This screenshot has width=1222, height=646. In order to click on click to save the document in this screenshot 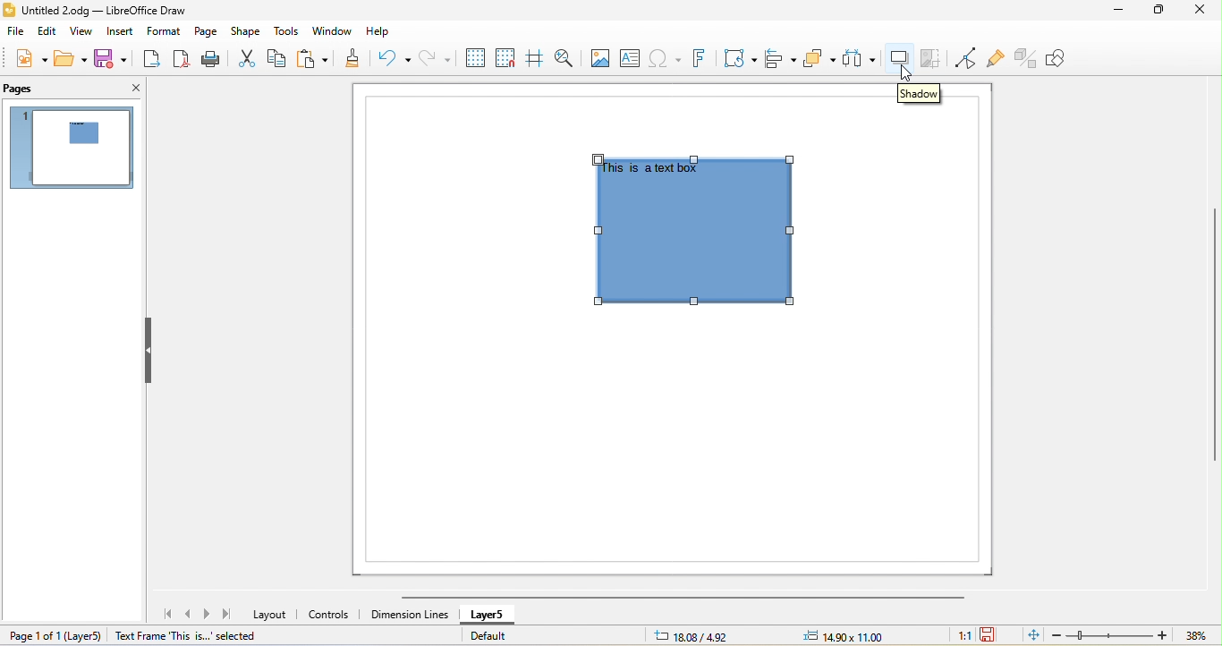, I will do `click(988, 635)`.